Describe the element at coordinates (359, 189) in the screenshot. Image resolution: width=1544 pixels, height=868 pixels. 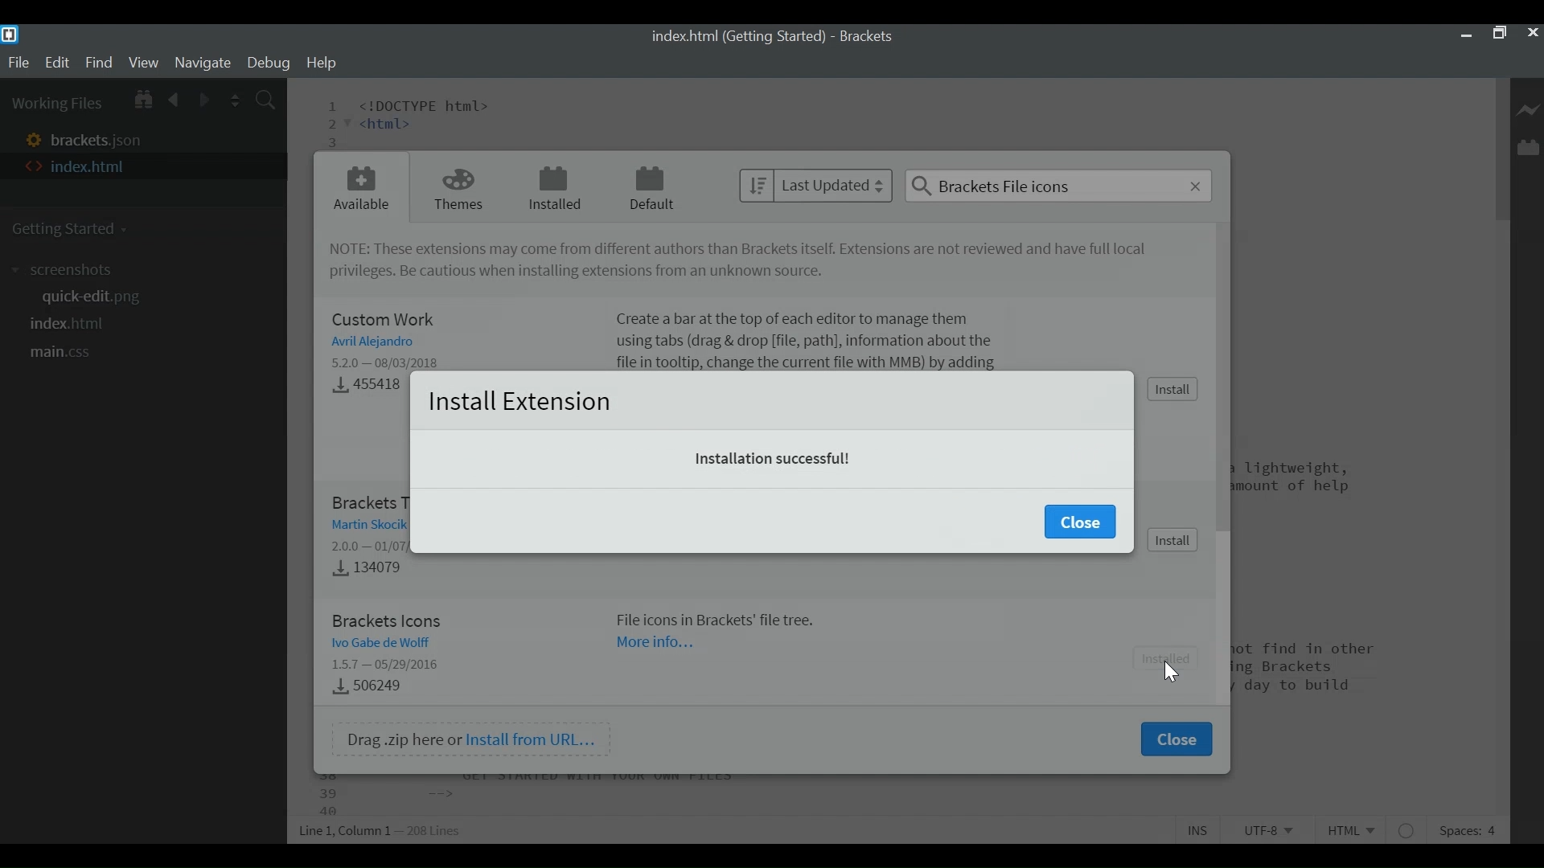
I see `Available` at that location.